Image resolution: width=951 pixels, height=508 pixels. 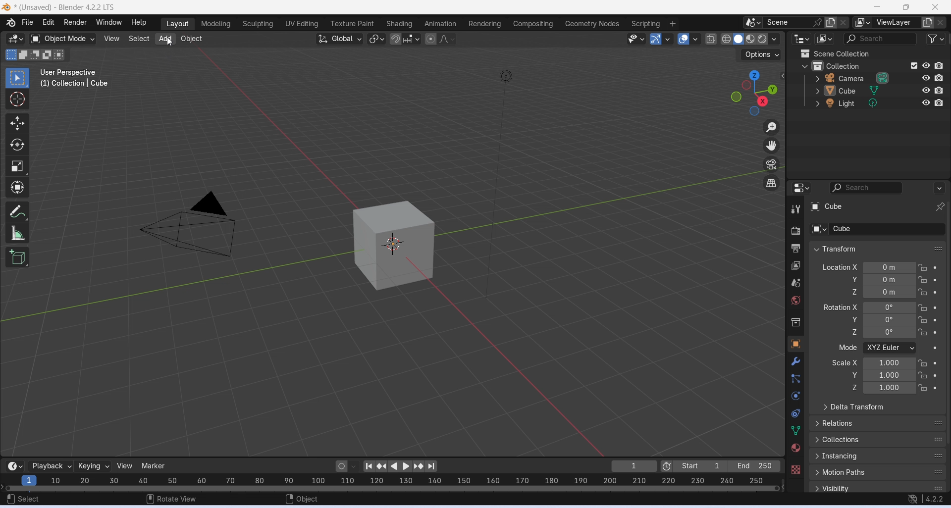 I want to click on cube layer, so click(x=861, y=91).